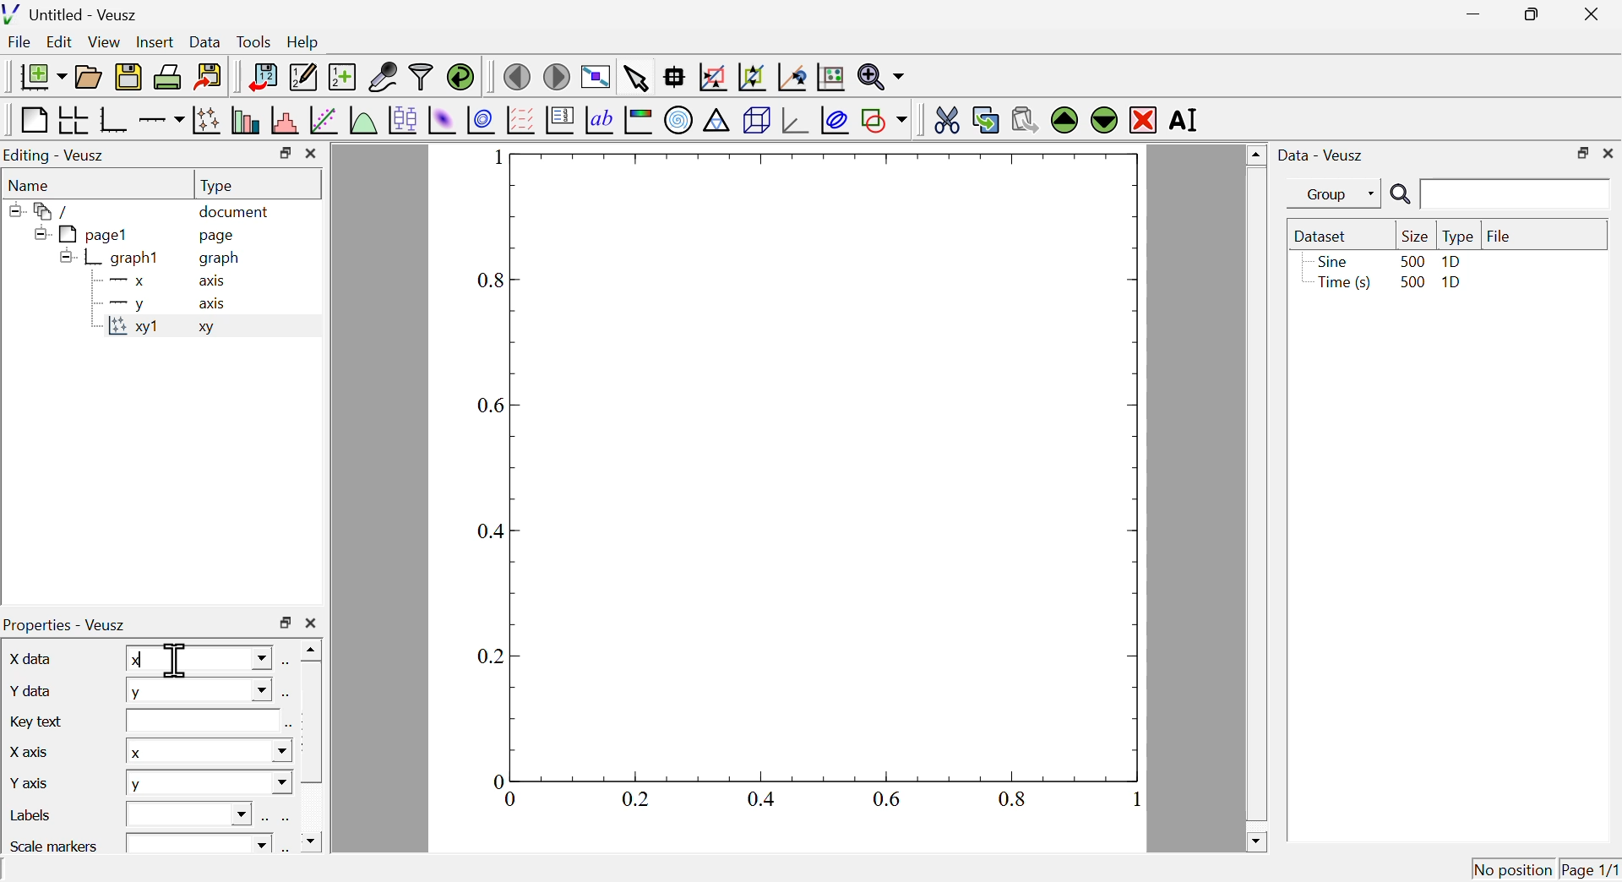  I want to click on image color bar, so click(640, 122).